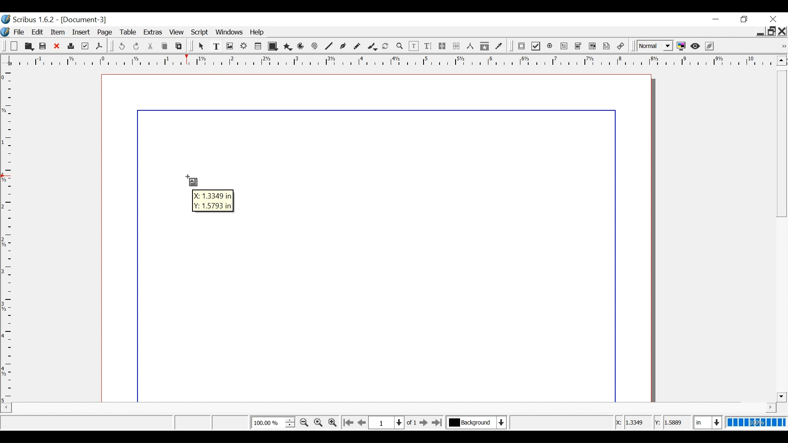 The width and height of the screenshot is (788, 443). I want to click on Adjust Zoom, so click(274, 422).